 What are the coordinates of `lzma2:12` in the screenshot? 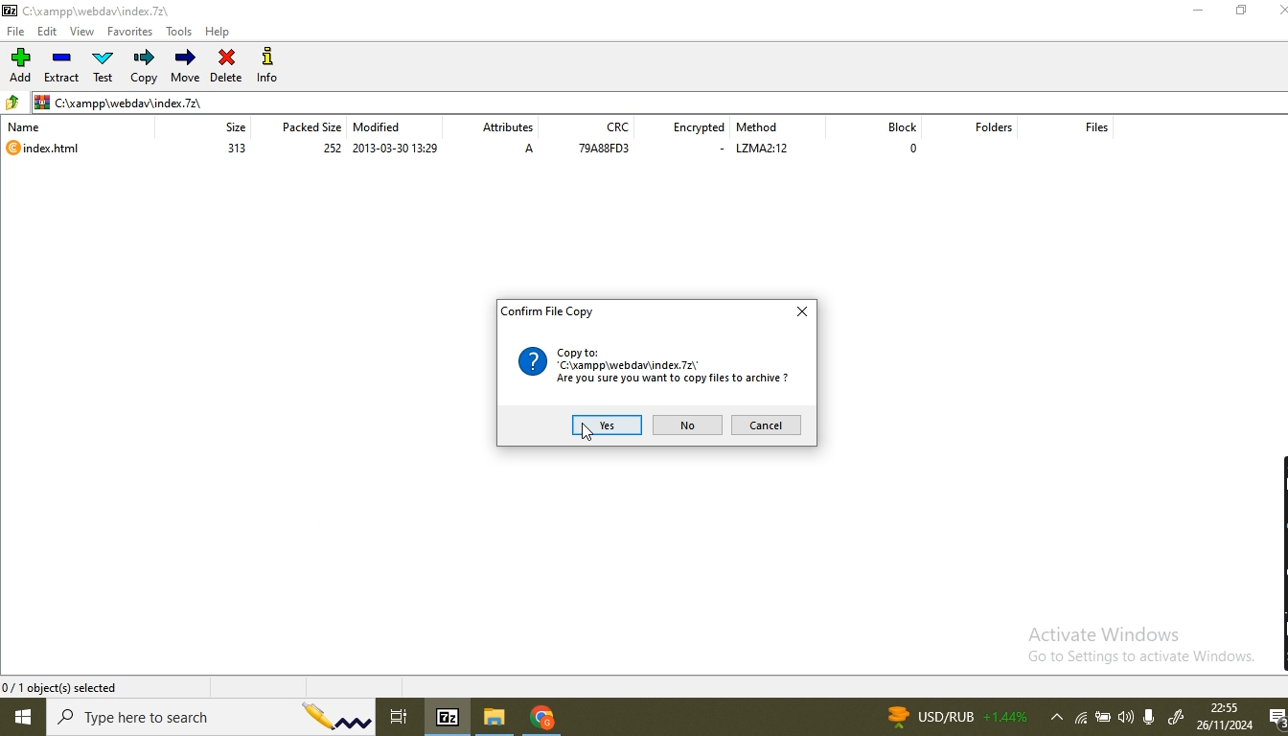 It's located at (773, 152).